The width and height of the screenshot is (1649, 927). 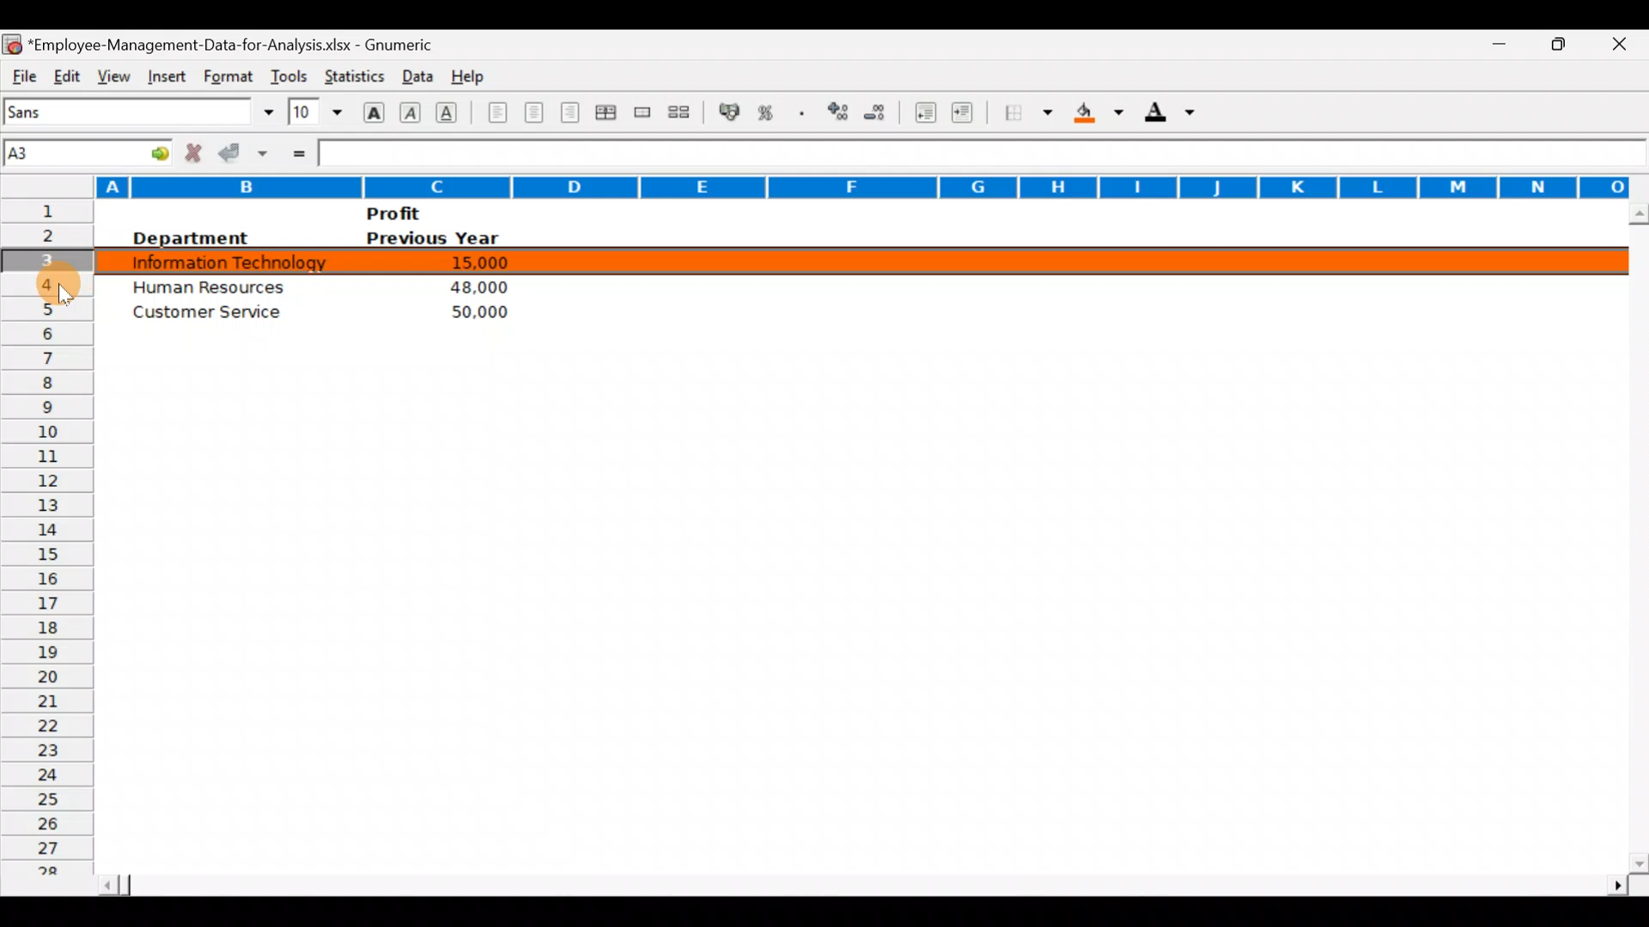 What do you see at coordinates (210, 286) in the screenshot?
I see `Human Resources` at bounding box center [210, 286].